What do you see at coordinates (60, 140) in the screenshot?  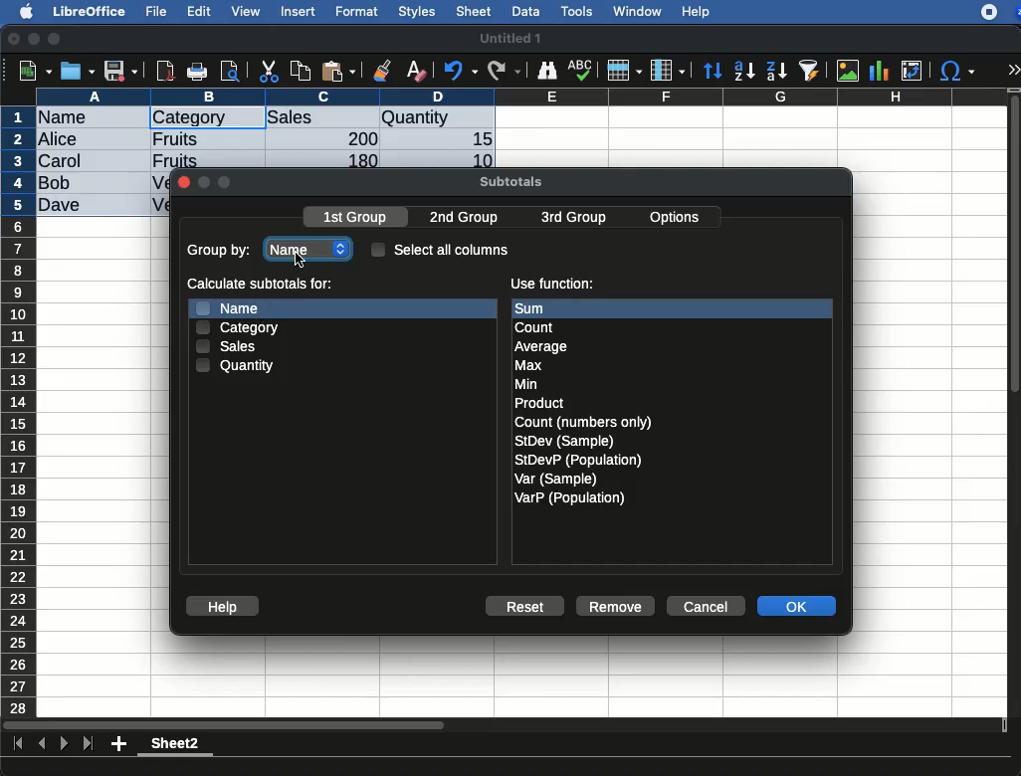 I see `Alice` at bounding box center [60, 140].